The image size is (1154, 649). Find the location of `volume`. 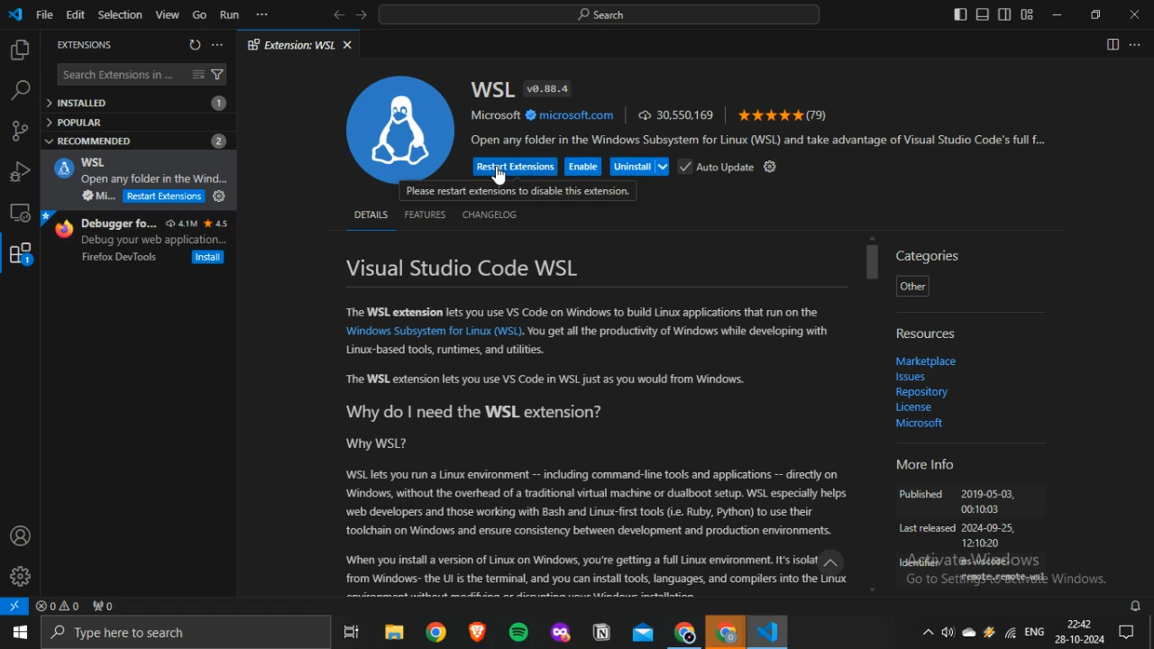

volume is located at coordinates (948, 632).